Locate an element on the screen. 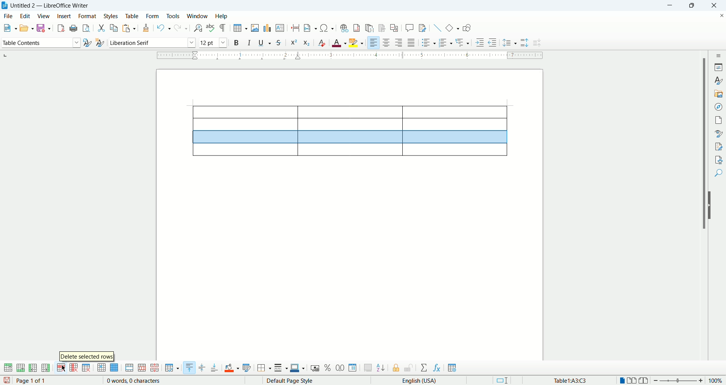 This screenshot has width=726, height=385. justified is located at coordinates (412, 42).